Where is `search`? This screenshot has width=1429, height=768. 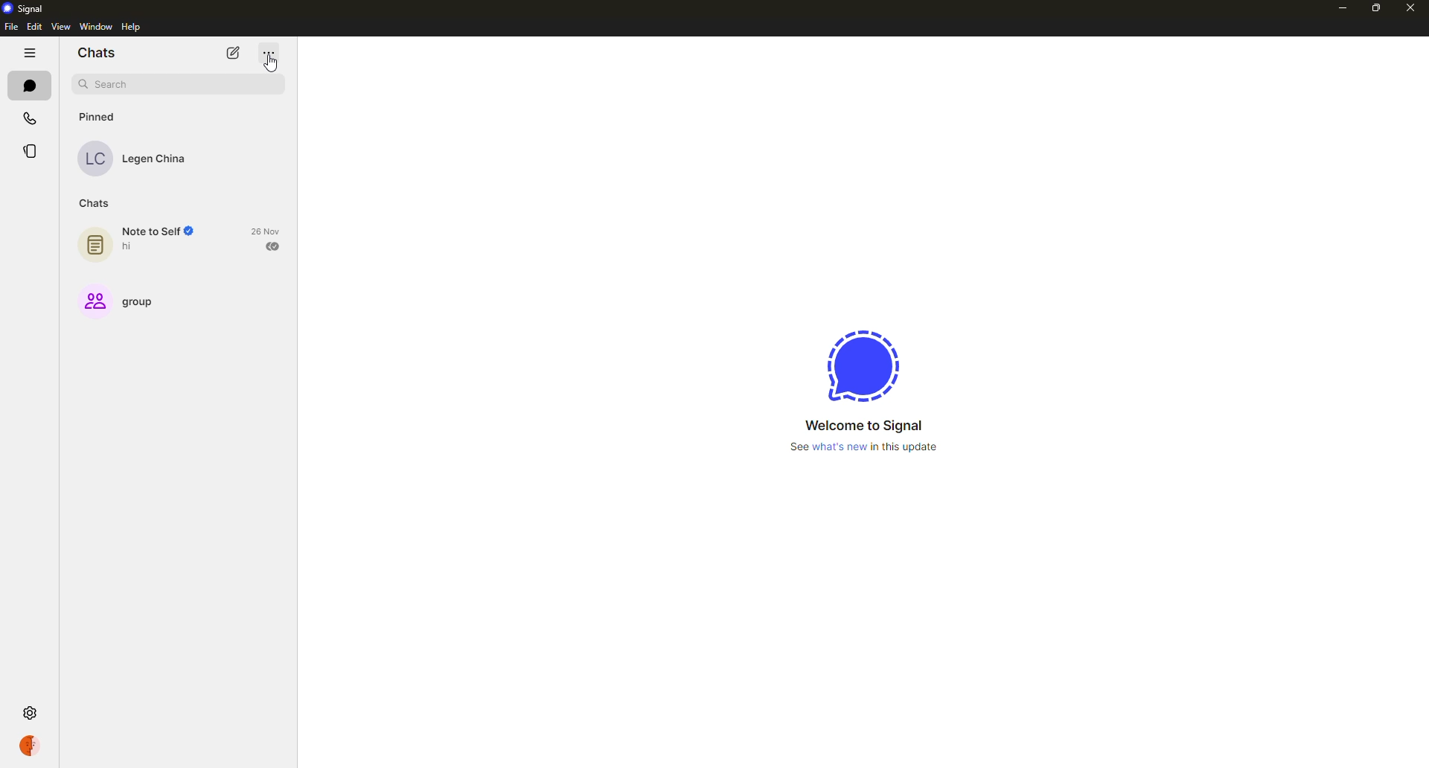 search is located at coordinates (107, 85).